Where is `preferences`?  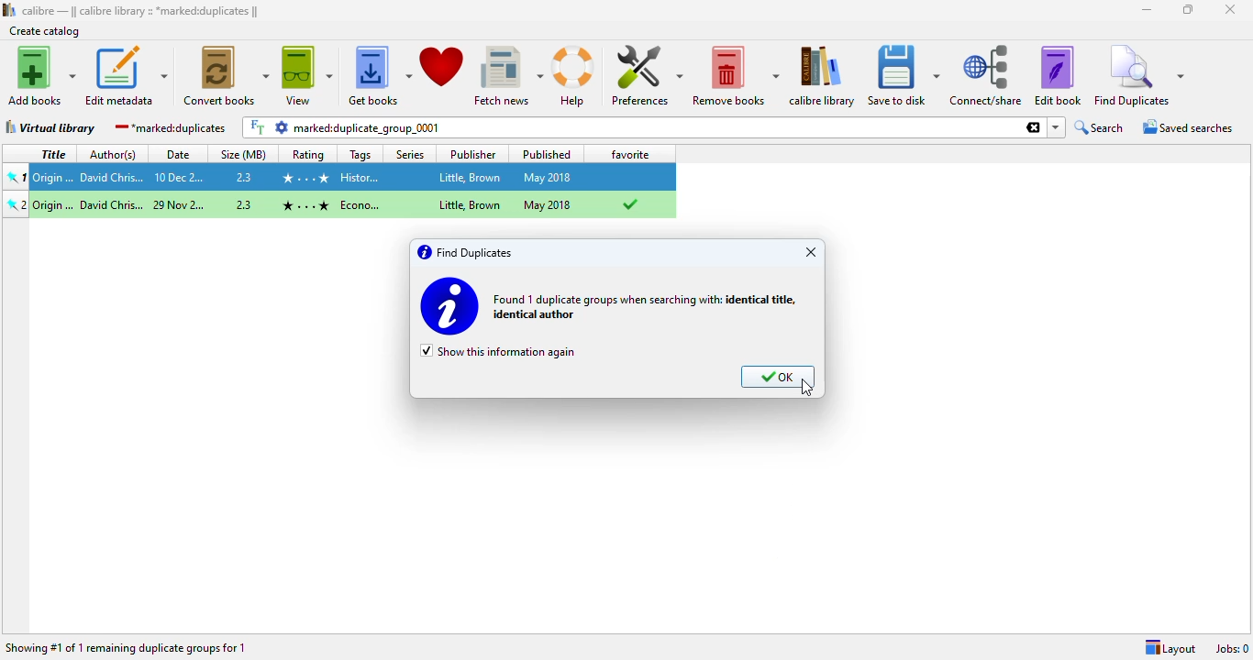
preferences is located at coordinates (646, 75).